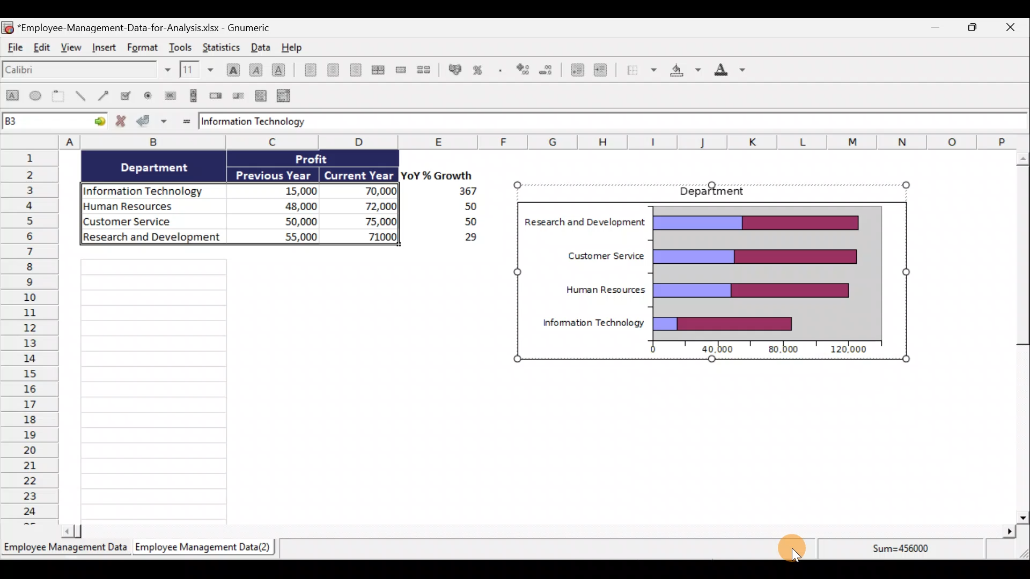  What do you see at coordinates (105, 97) in the screenshot?
I see `Create an arrow object` at bounding box center [105, 97].